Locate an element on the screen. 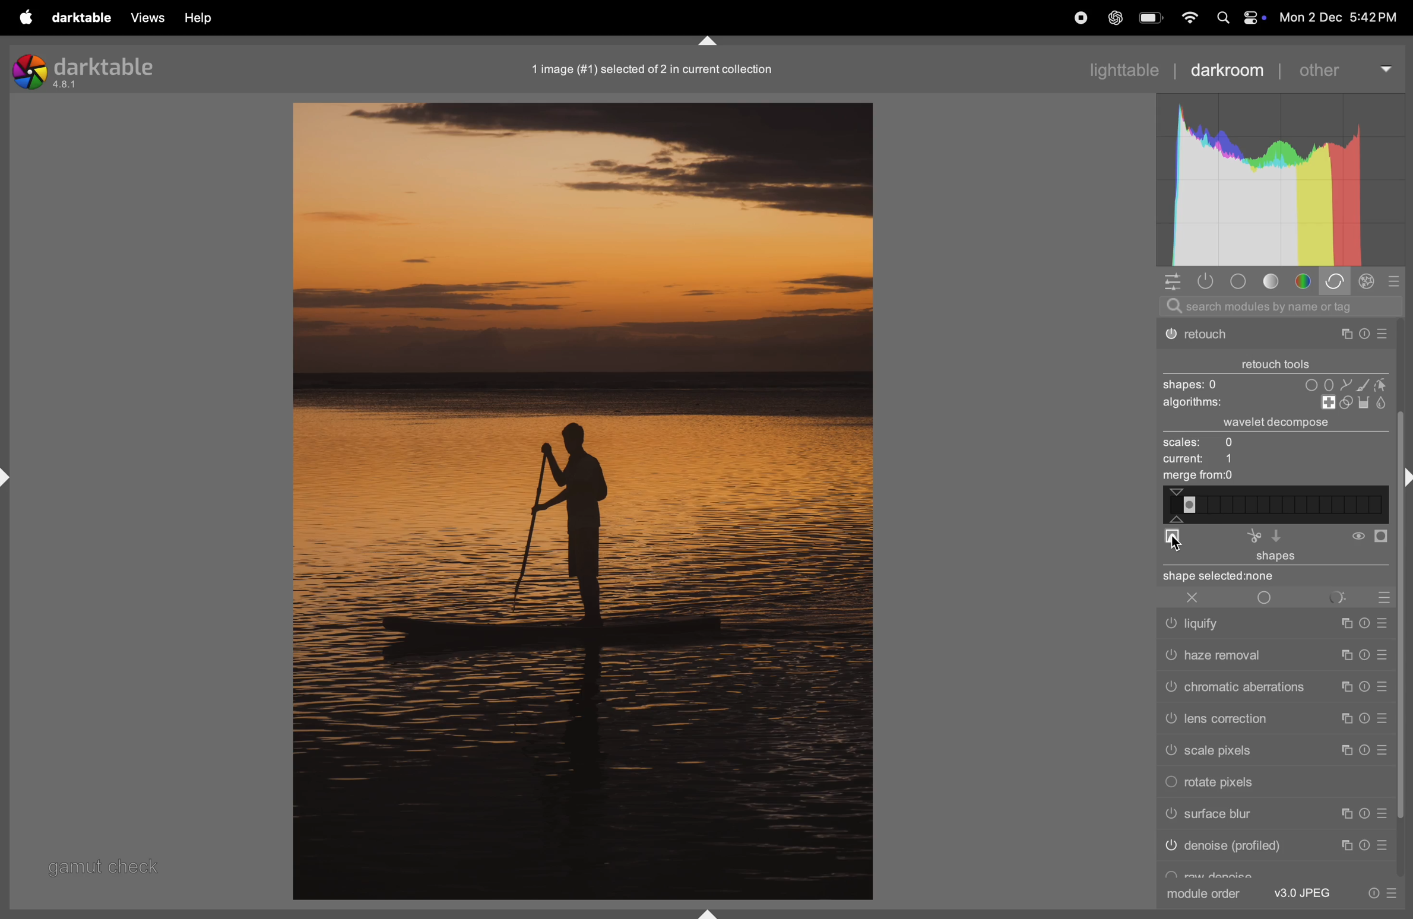 This screenshot has width=1413, height=919. presets is located at coordinates (1393, 281).